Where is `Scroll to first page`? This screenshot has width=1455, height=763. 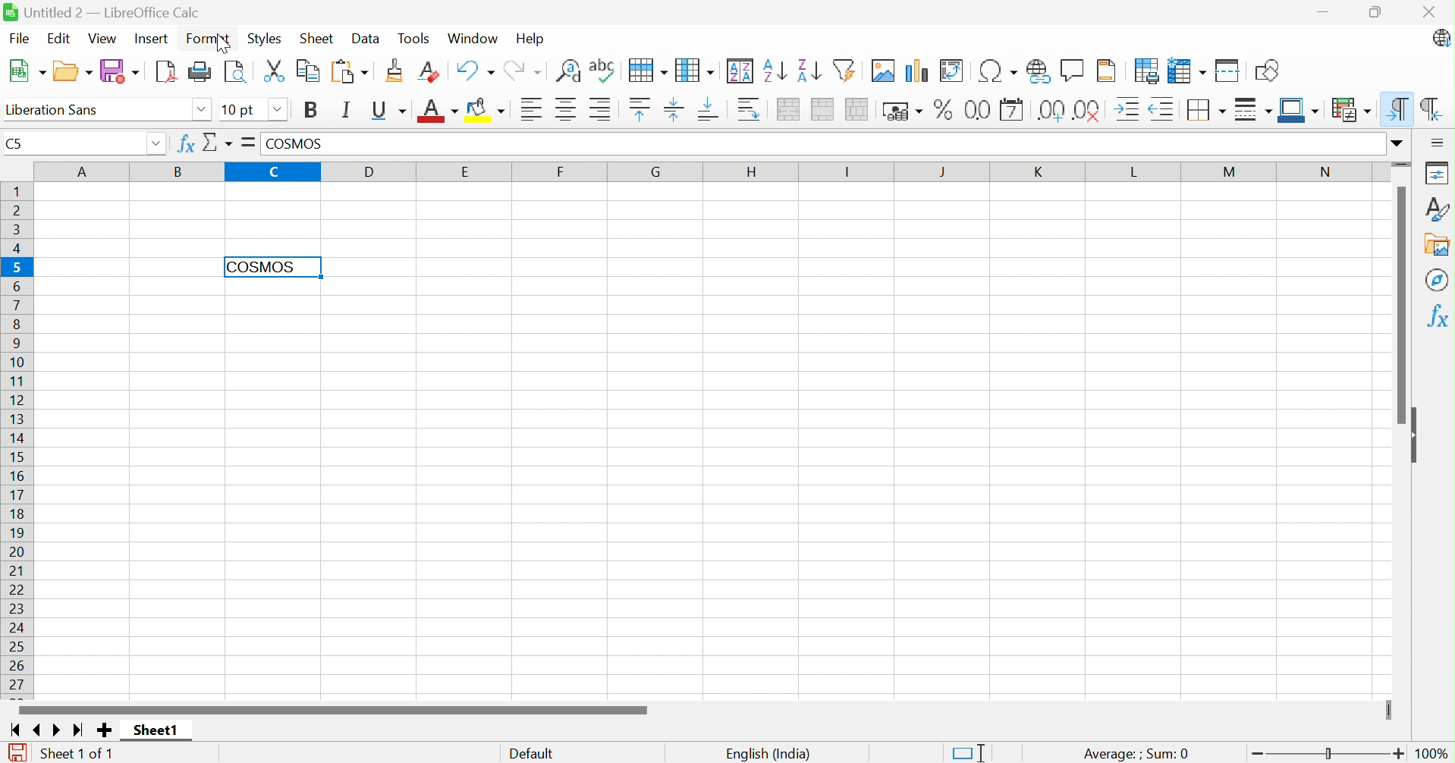
Scroll to first page is located at coordinates (17, 729).